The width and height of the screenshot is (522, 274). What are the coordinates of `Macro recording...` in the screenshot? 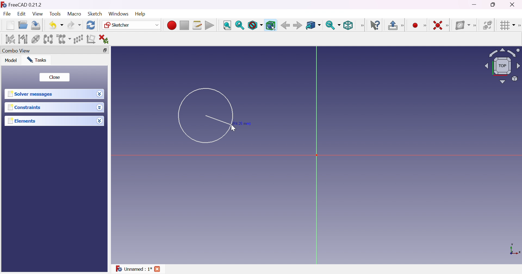 It's located at (172, 26).